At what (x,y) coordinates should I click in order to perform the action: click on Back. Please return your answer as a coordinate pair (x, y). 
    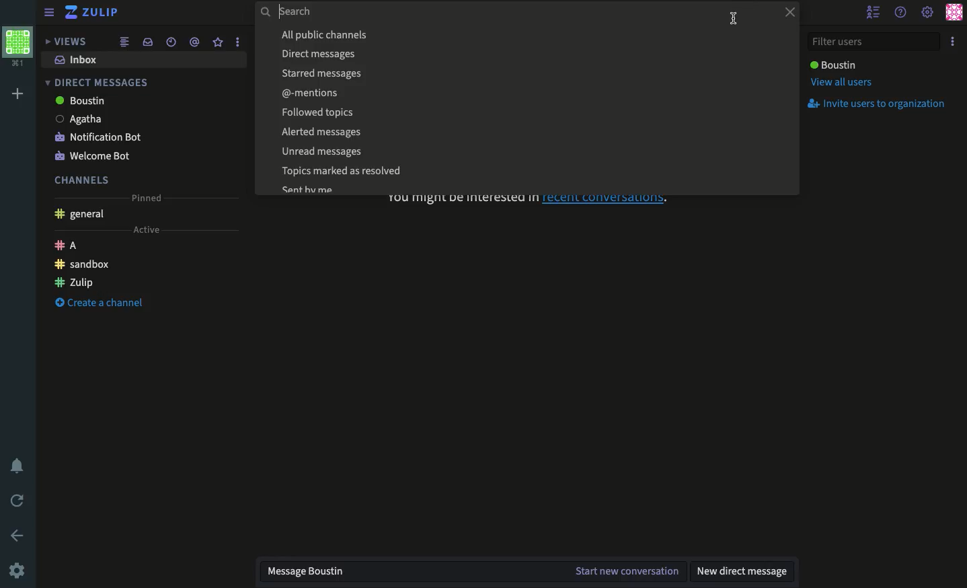
    Looking at the image, I should click on (19, 535).